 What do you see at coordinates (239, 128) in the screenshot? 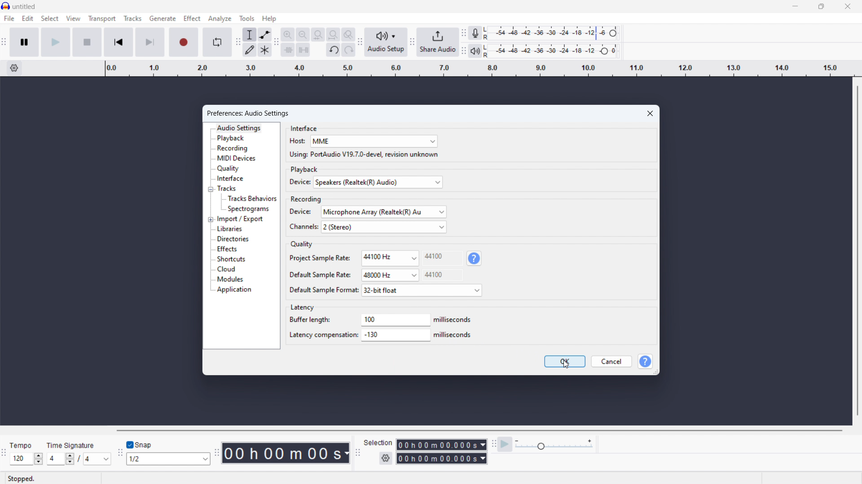
I see `audio settings` at bounding box center [239, 128].